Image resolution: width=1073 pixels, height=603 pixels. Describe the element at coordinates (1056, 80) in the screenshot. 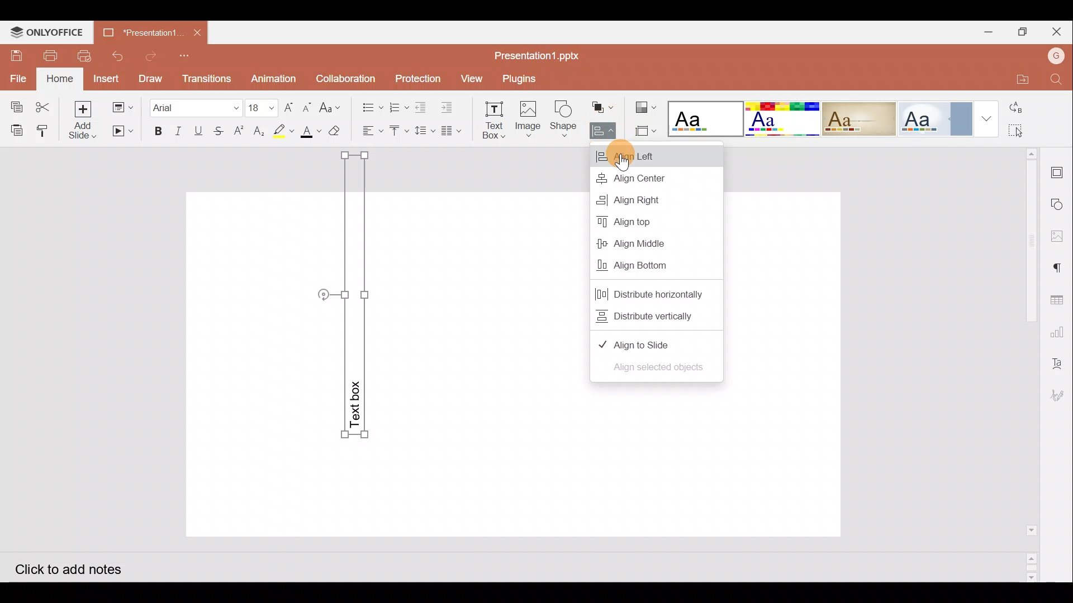

I see `Find` at that location.